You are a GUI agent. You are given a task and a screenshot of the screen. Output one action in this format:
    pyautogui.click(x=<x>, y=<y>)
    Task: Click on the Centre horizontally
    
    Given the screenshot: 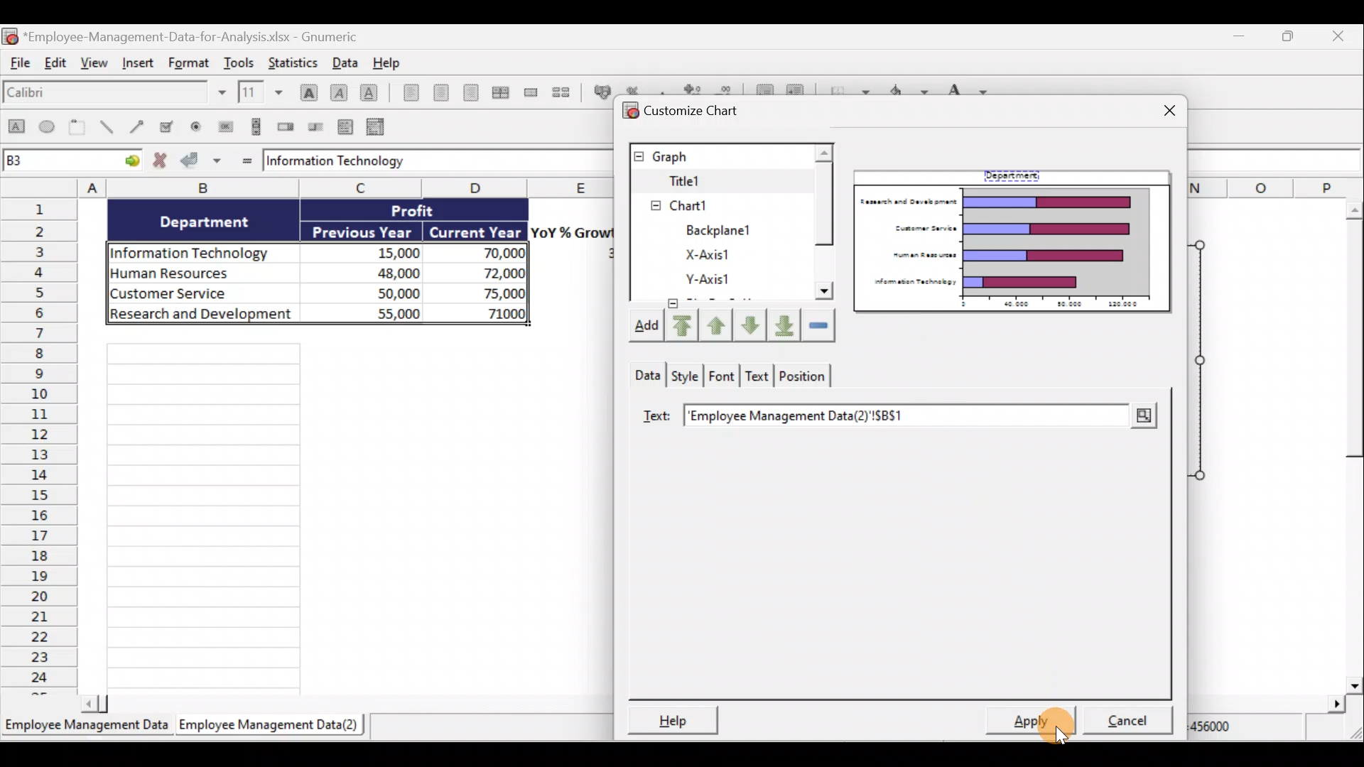 What is the action you would take?
    pyautogui.click(x=446, y=94)
    